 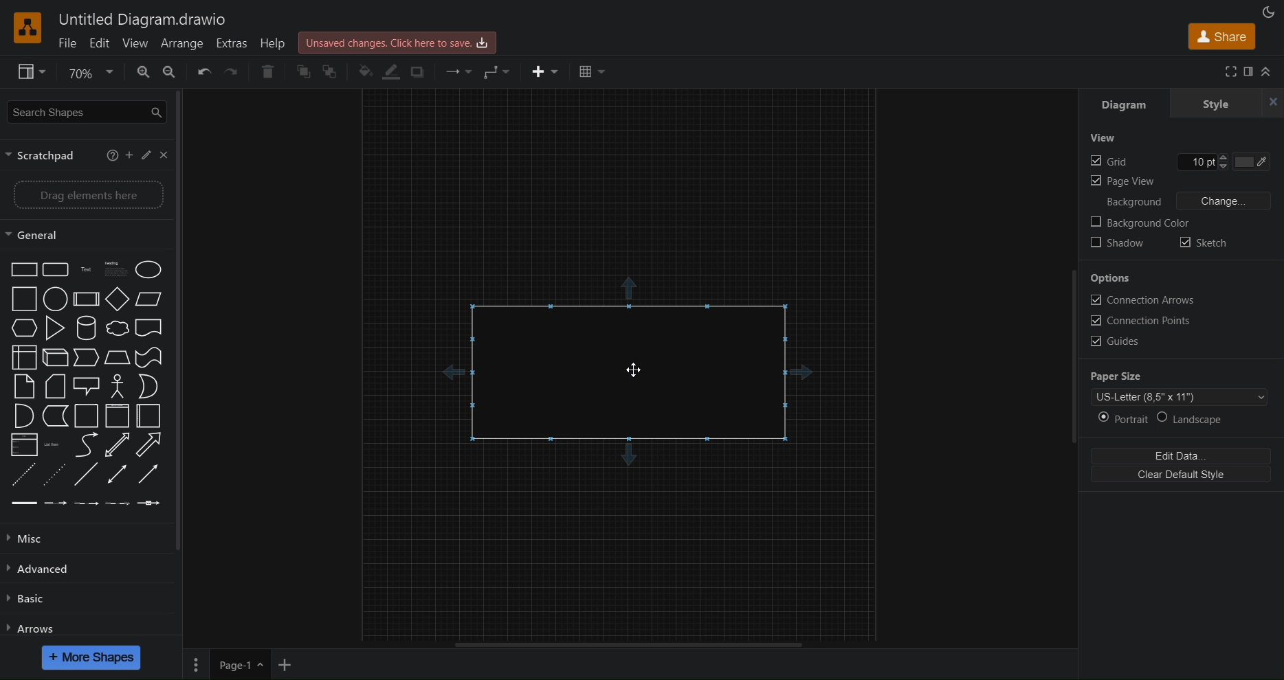 What do you see at coordinates (417, 71) in the screenshot?
I see `Shadow` at bounding box center [417, 71].